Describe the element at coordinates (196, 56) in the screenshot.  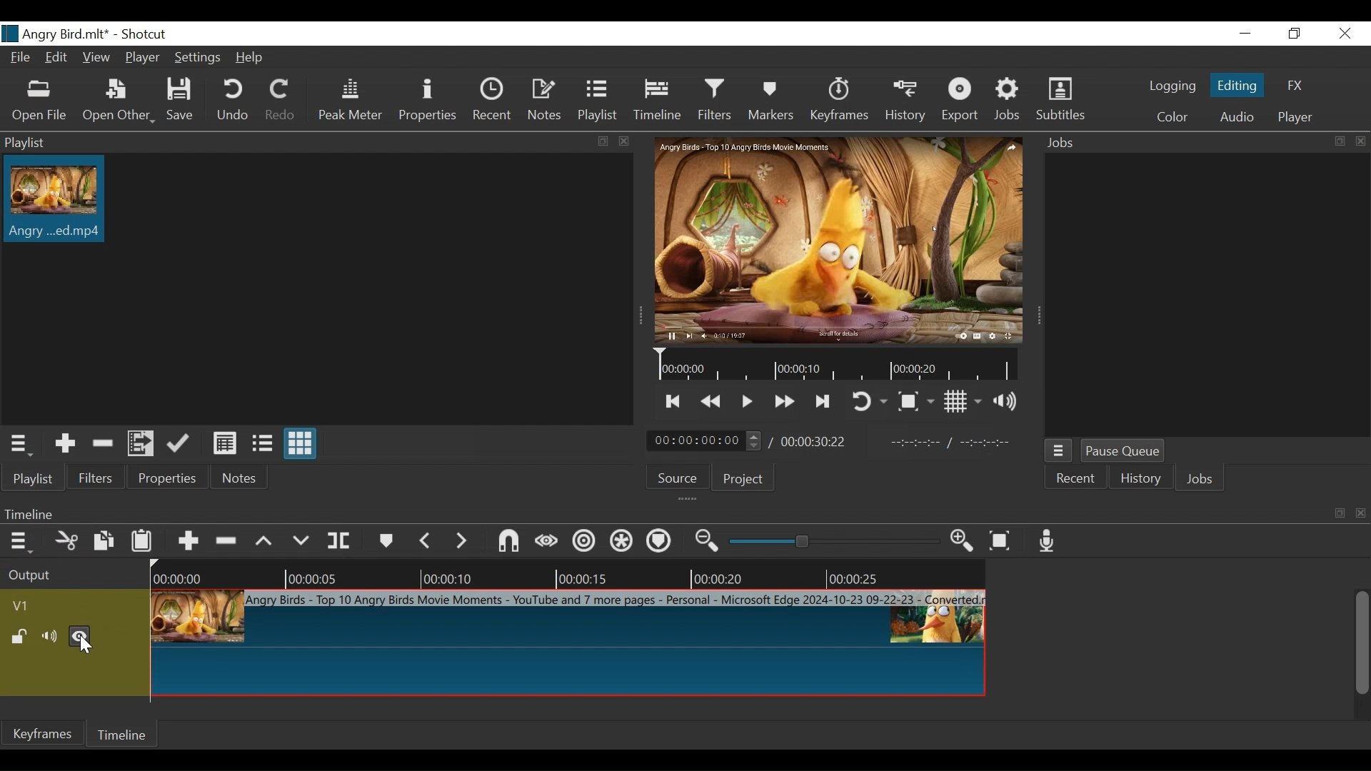
I see `Settings` at that location.